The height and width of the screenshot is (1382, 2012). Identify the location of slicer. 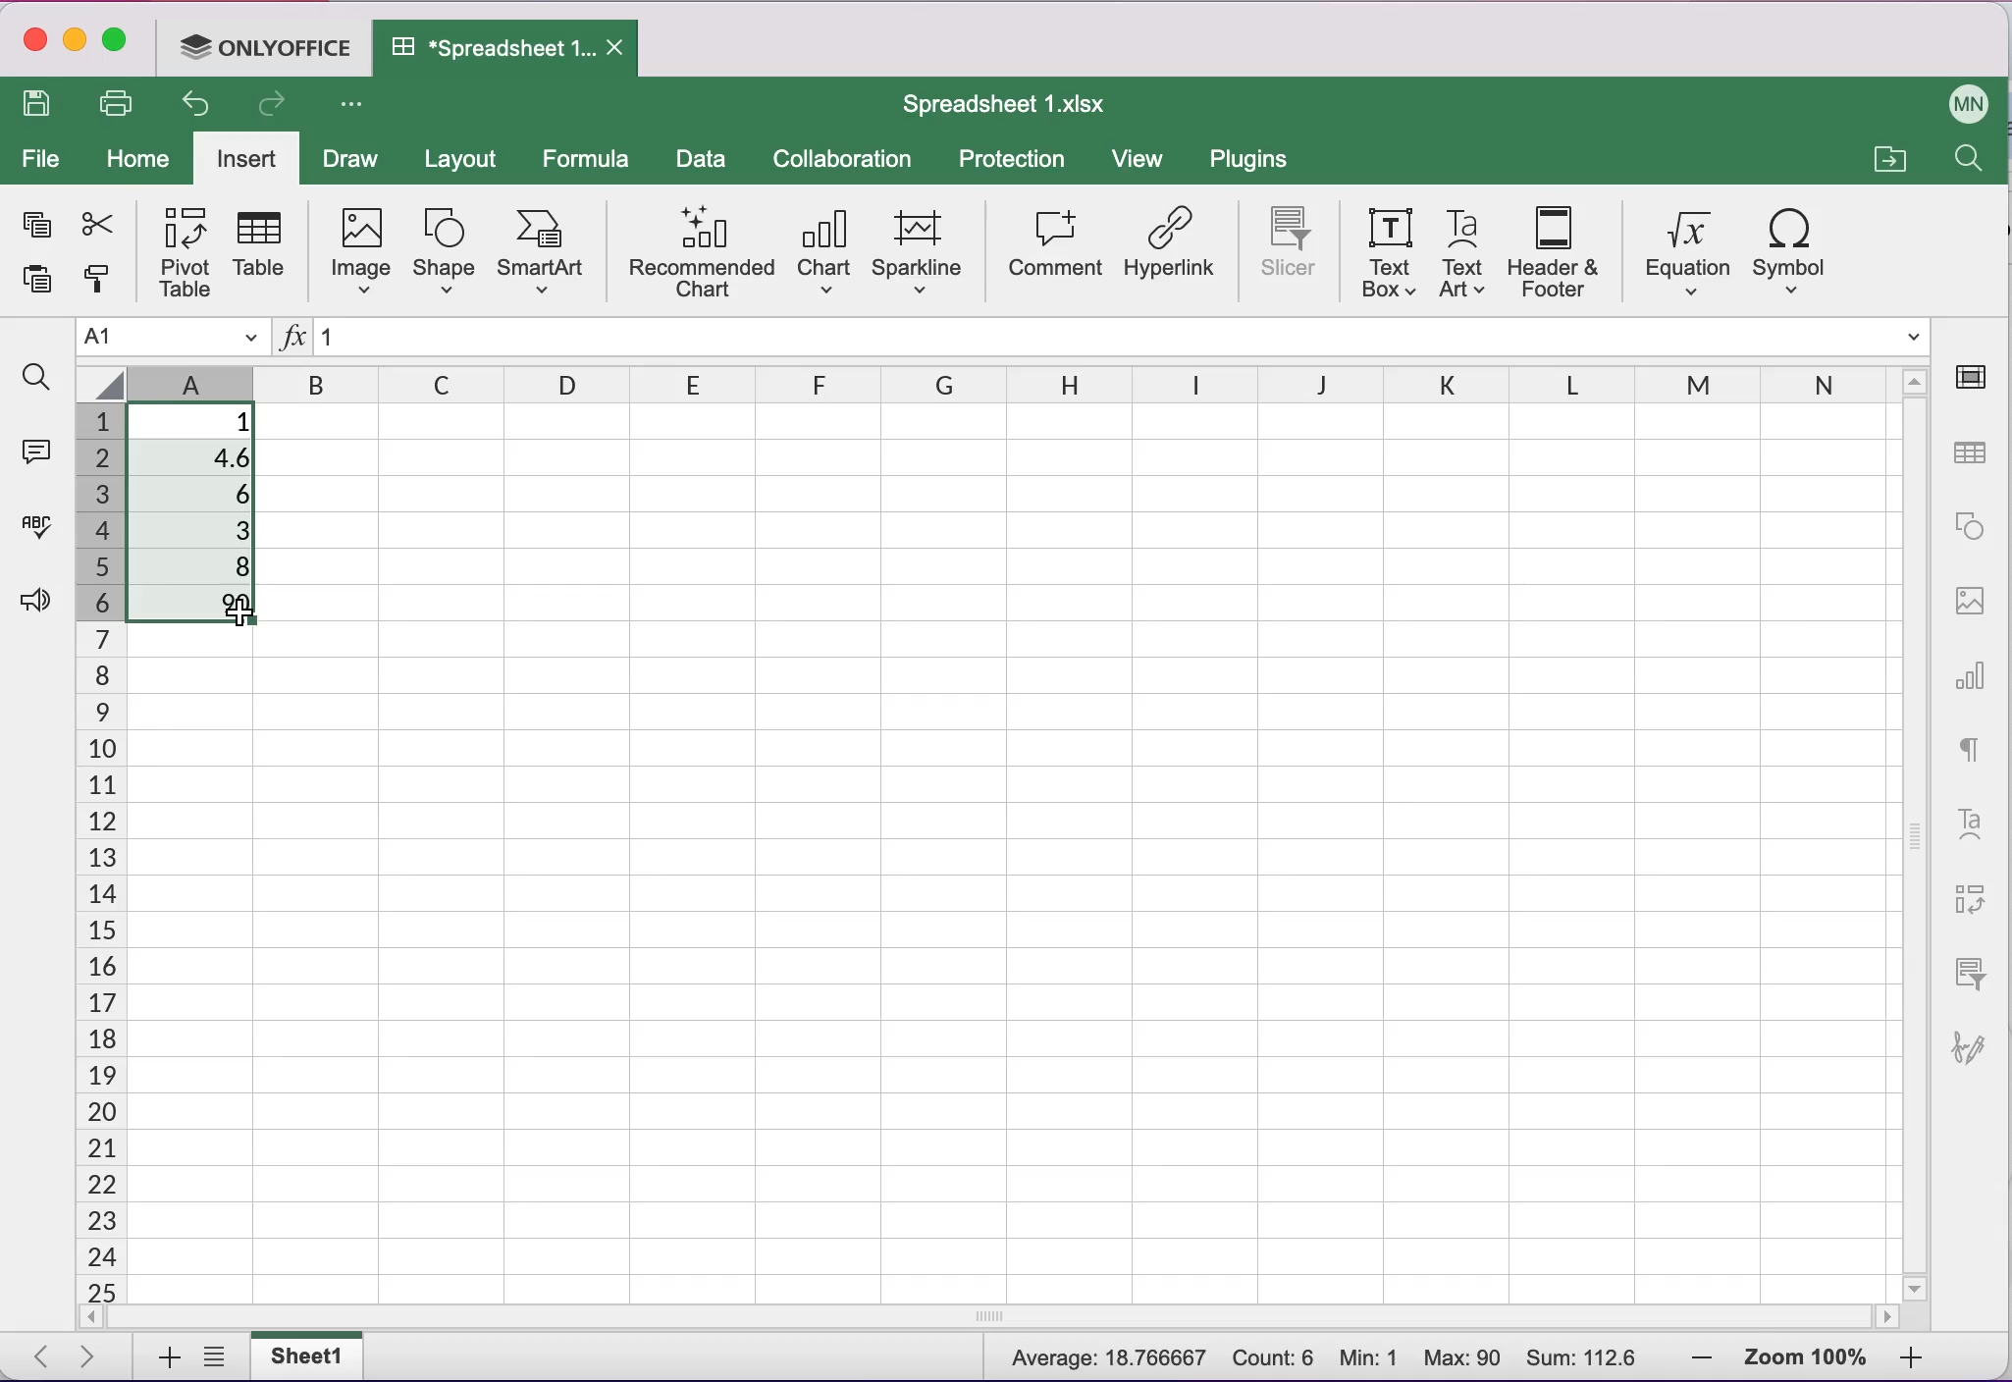
(1968, 979).